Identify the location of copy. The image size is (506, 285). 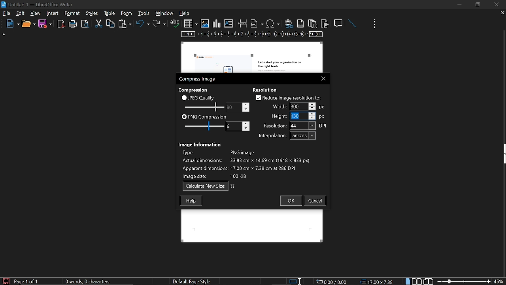
(110, 23).